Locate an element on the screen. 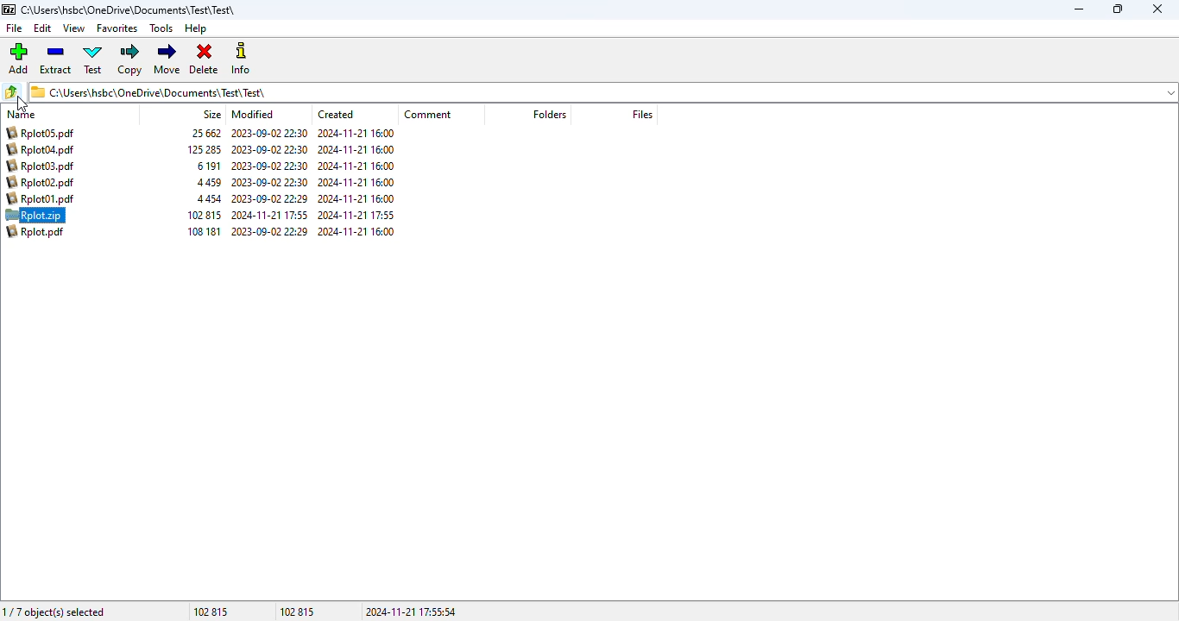 This screenshot has height=621, width=1179. 2024-11-21 17:55 is located at coordinates (268, 216).